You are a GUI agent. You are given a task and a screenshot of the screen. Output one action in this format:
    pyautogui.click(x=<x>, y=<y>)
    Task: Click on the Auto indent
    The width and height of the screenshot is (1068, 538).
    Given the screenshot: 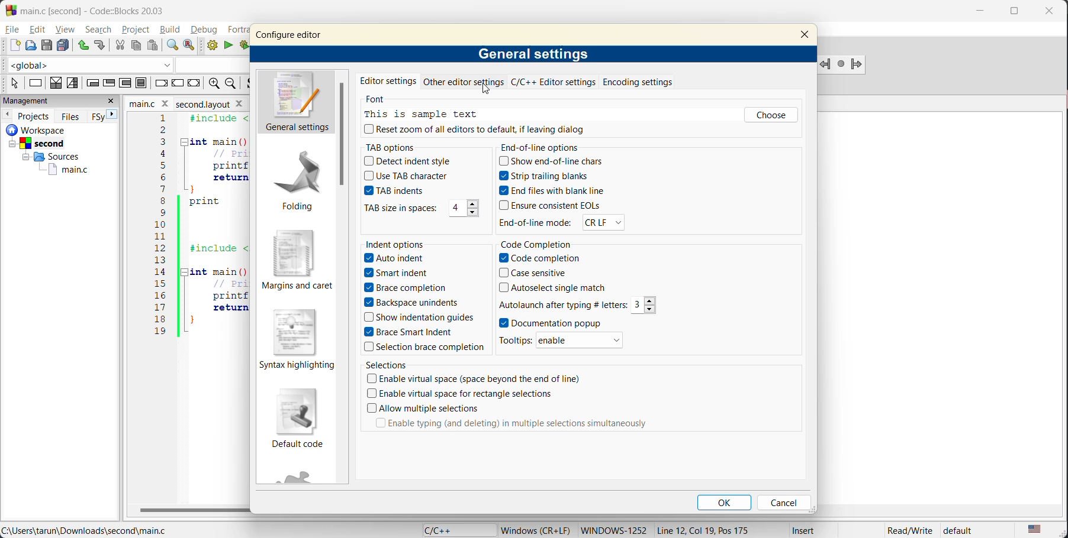 What is the action you would take?
    pyautogui.click(x=411, y=258)
    